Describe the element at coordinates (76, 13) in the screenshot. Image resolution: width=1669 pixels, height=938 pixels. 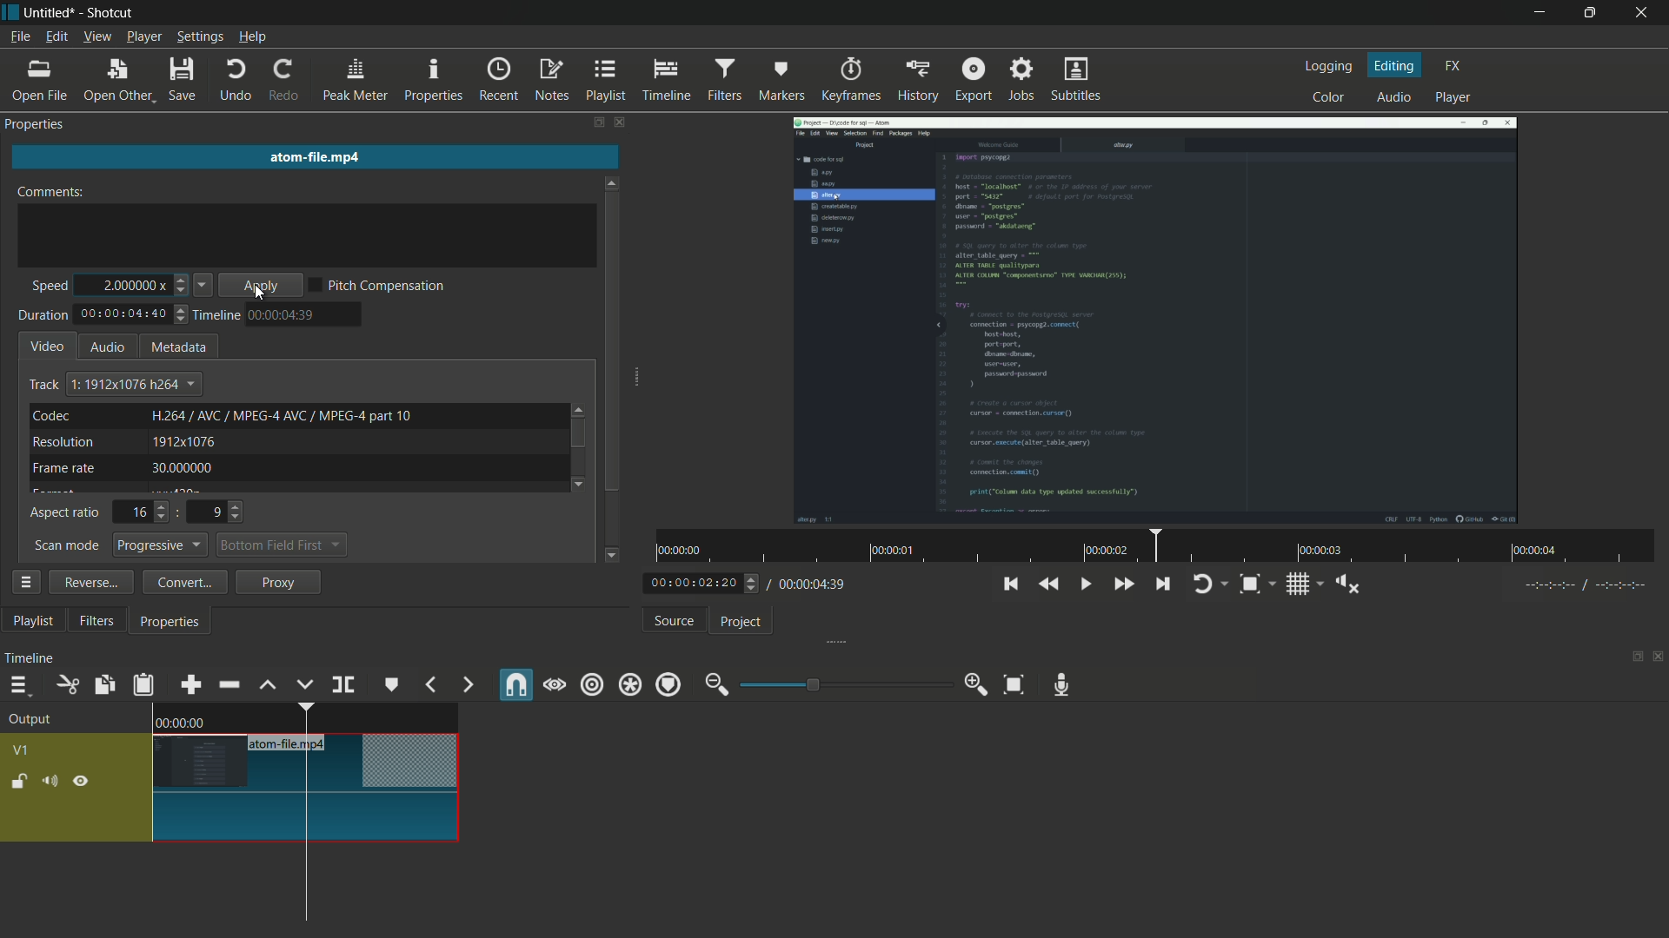
I see `~ Untitled* - Shotcut` at that location.